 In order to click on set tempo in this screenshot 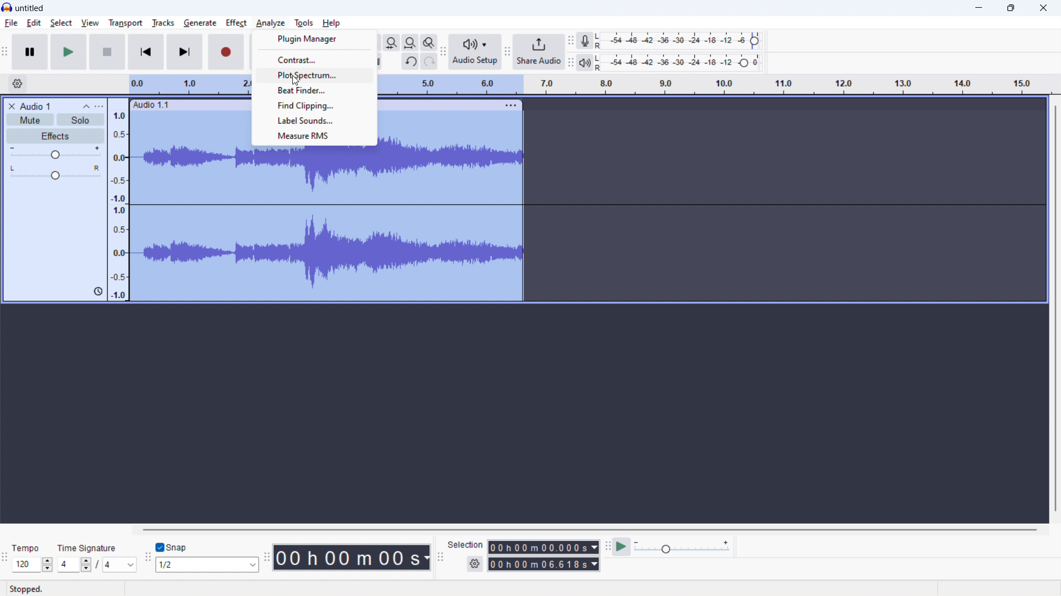, I will do `click(32, 565)`.